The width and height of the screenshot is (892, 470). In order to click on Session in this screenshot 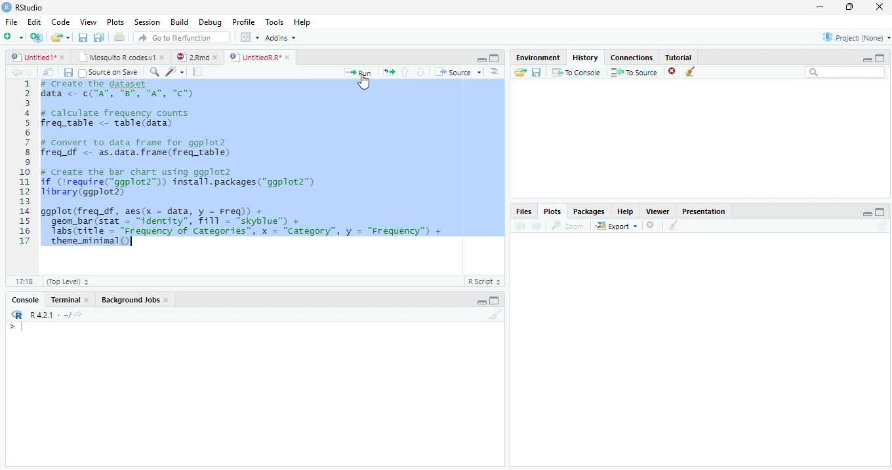, I will do `click(147, 23)`.